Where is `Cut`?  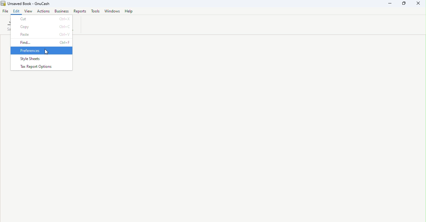
Cut is located at coordinates (42, 19).